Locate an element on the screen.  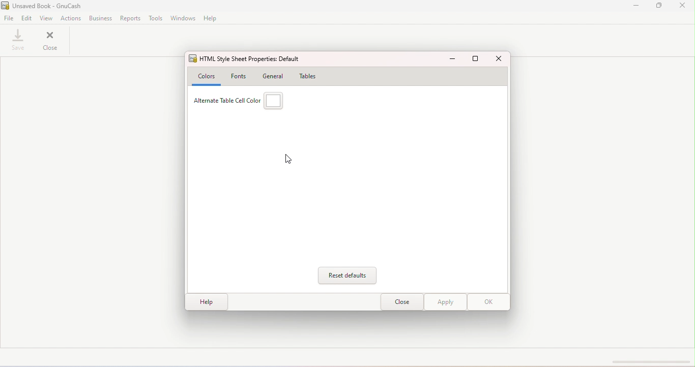
Close is located at coordinates (53, 43).